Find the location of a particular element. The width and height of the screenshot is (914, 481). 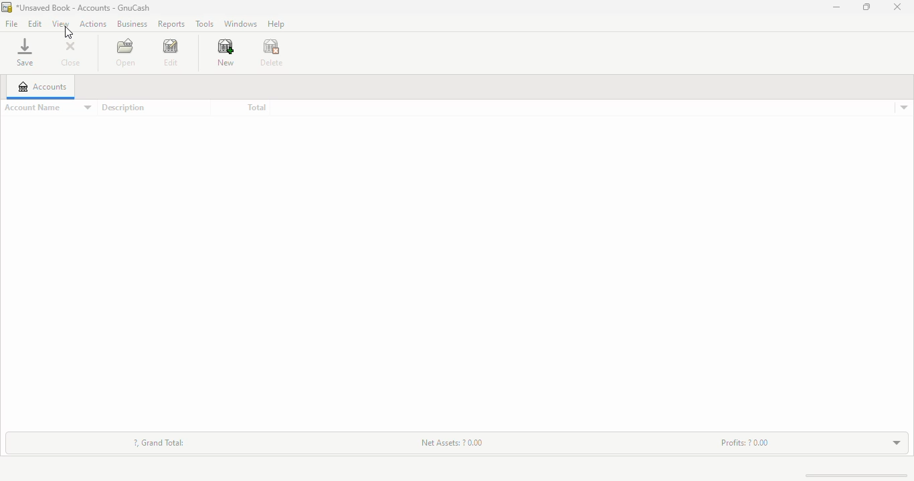

minimize is located at coordinates (836, 7).